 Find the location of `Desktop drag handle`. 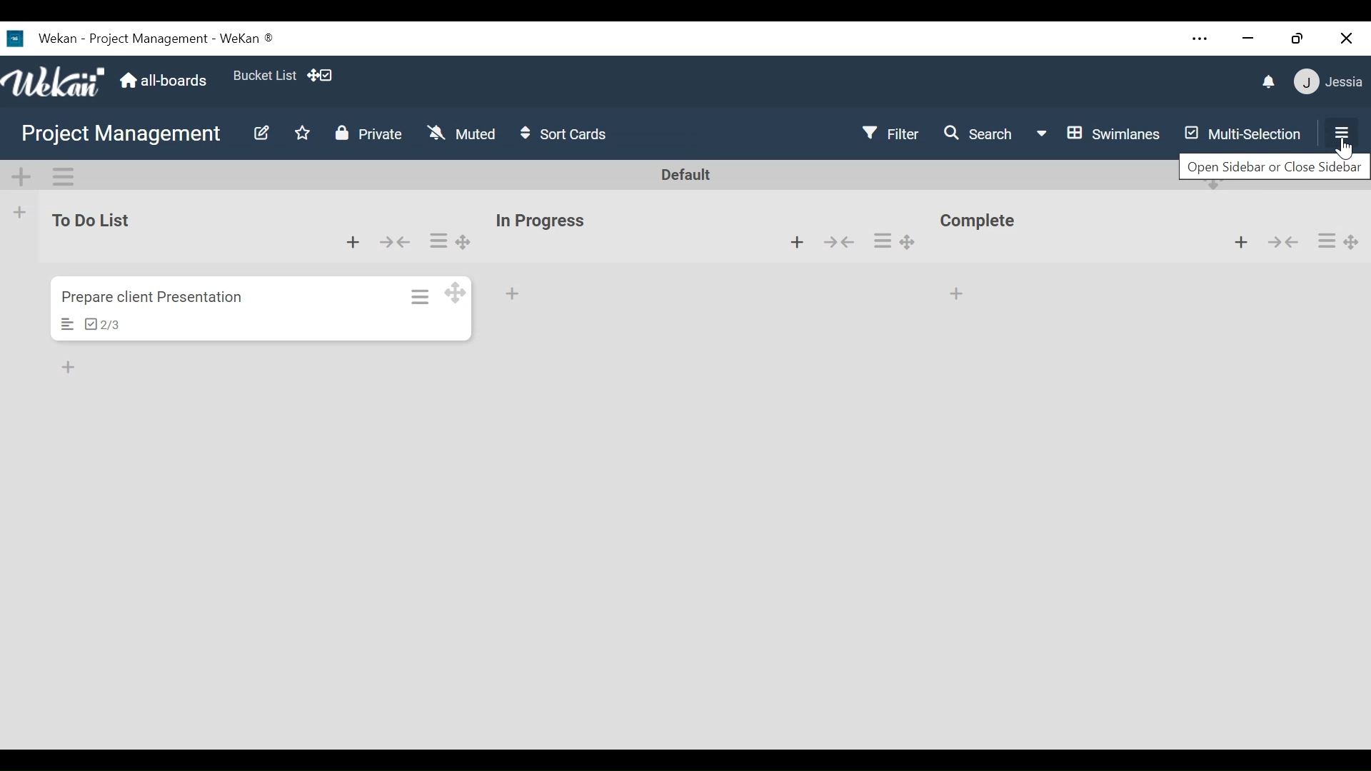

Desktop drag handle is located at coordinates (1352, 242).